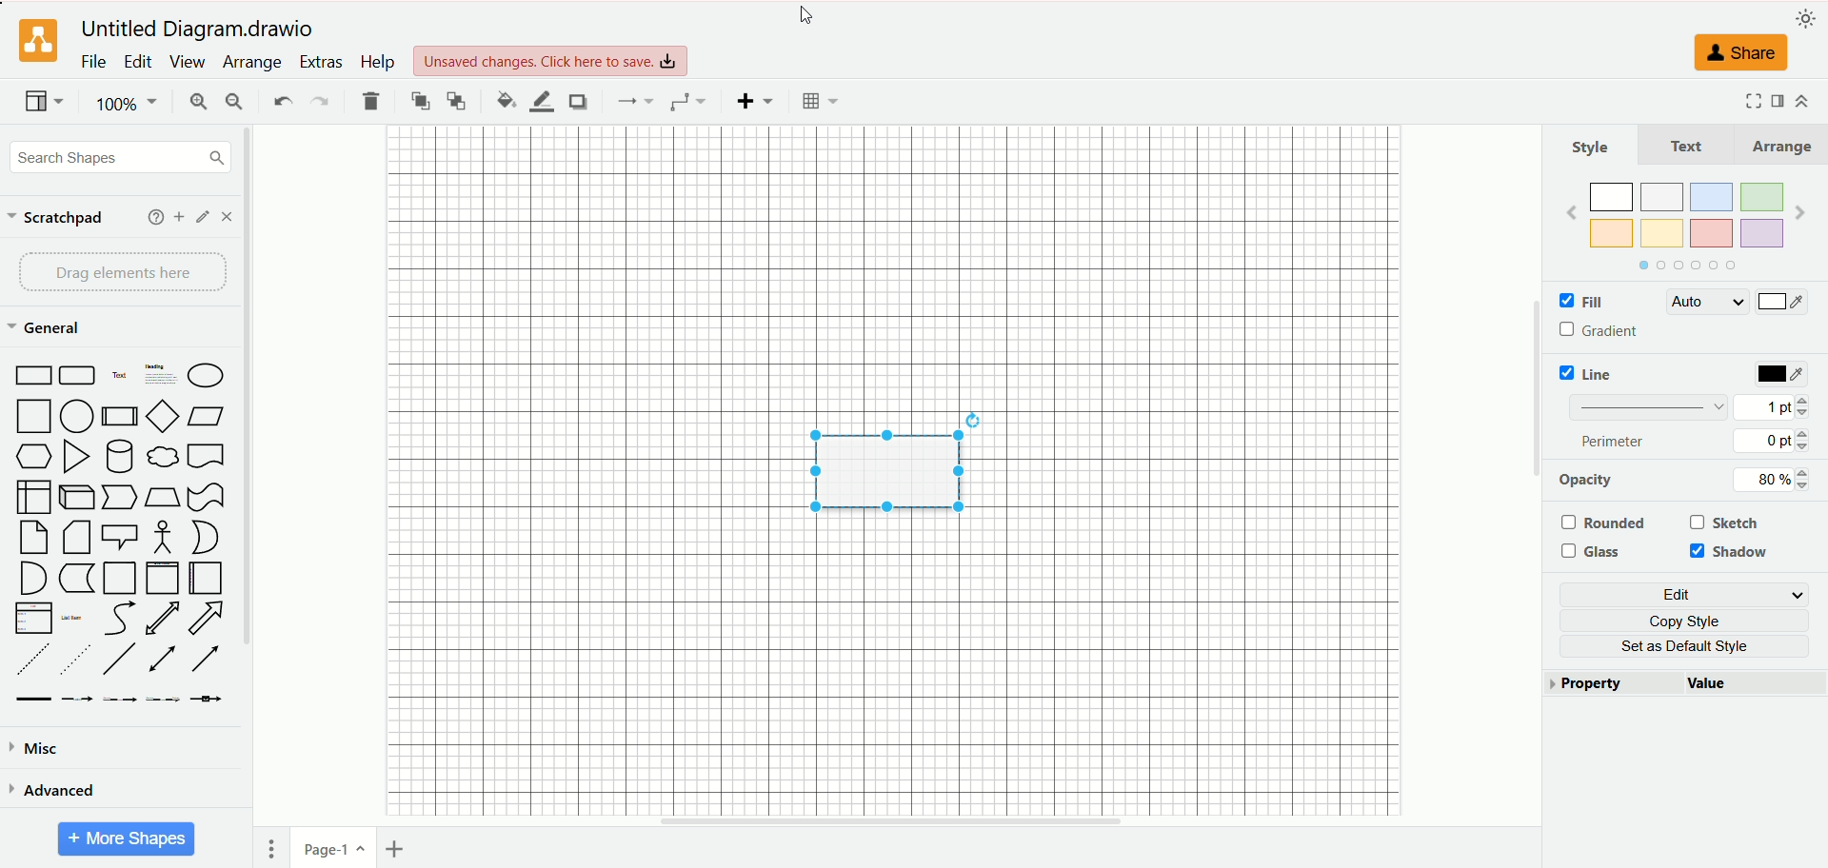 This screenshot has width=1828, height=868. Describe the element at coordinates (1801, 101) in the screenshot. I see `collapse/expand` at that location.